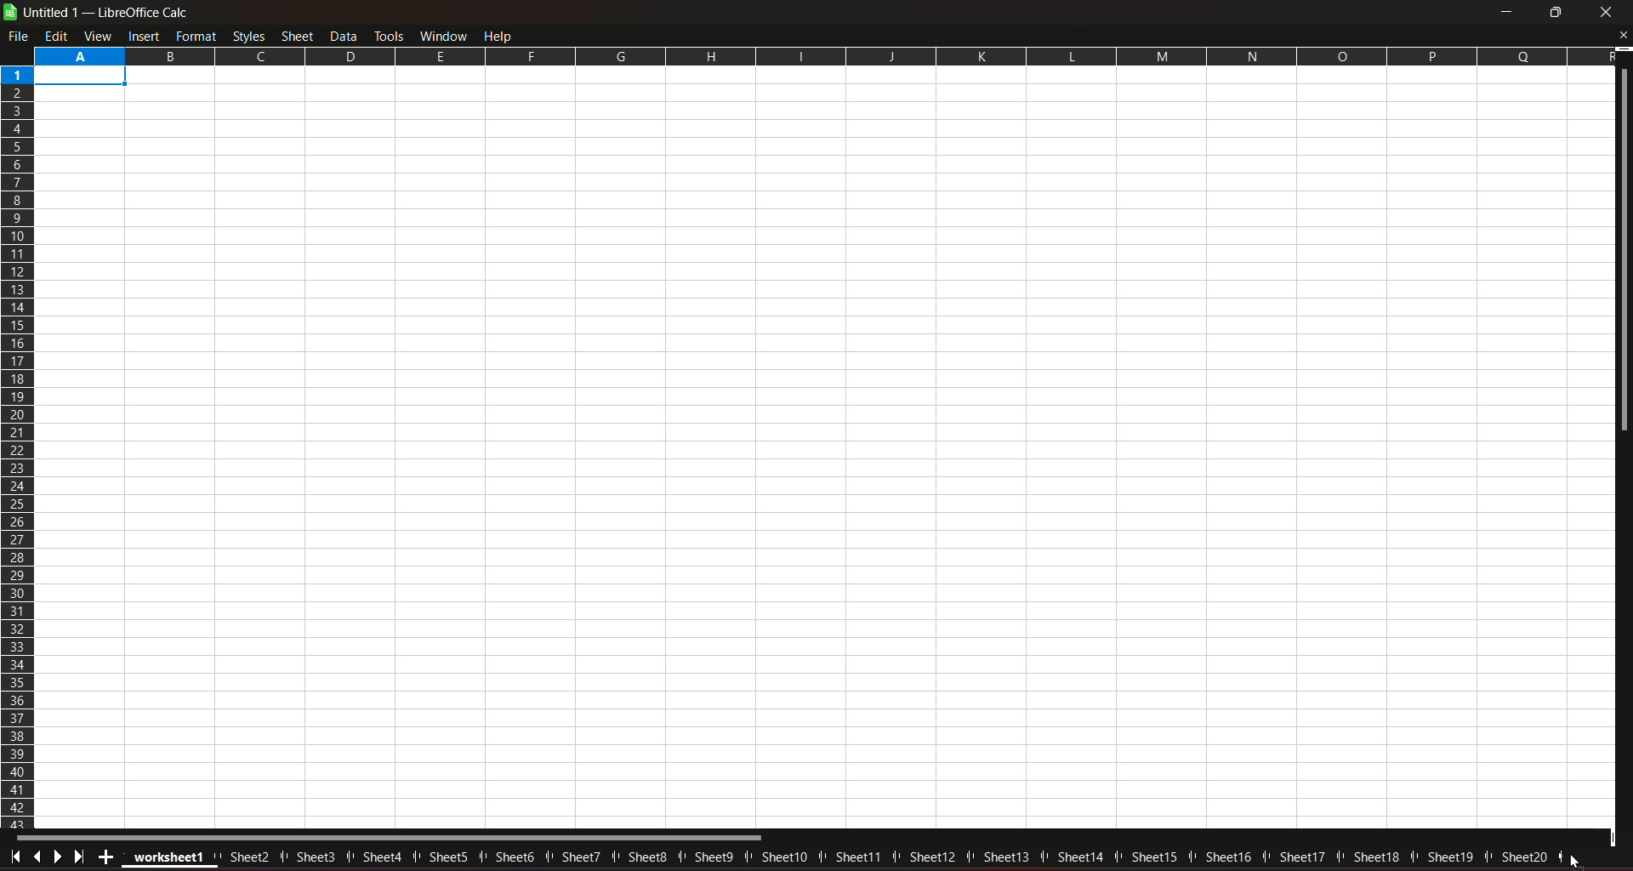 This screenshot has height=871, width=1633. Describe the element at coordinates (104, 857) in the screenshot. I see `Add` at that location.